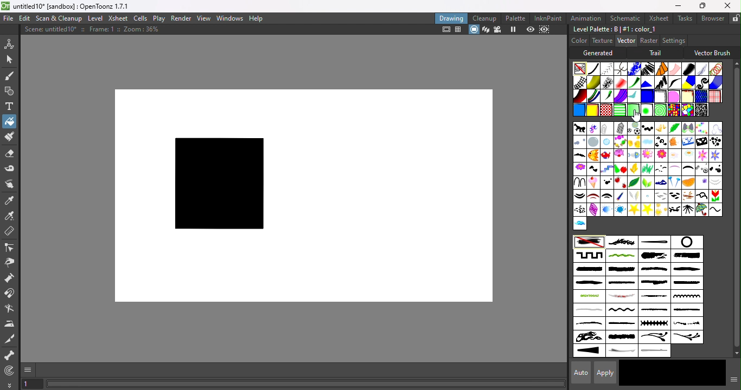 This screenshot has height=390, width=741. What do you see at coordinates (715, 96) in the screenshot?
I see `Square` at bounding box center [715, 96].